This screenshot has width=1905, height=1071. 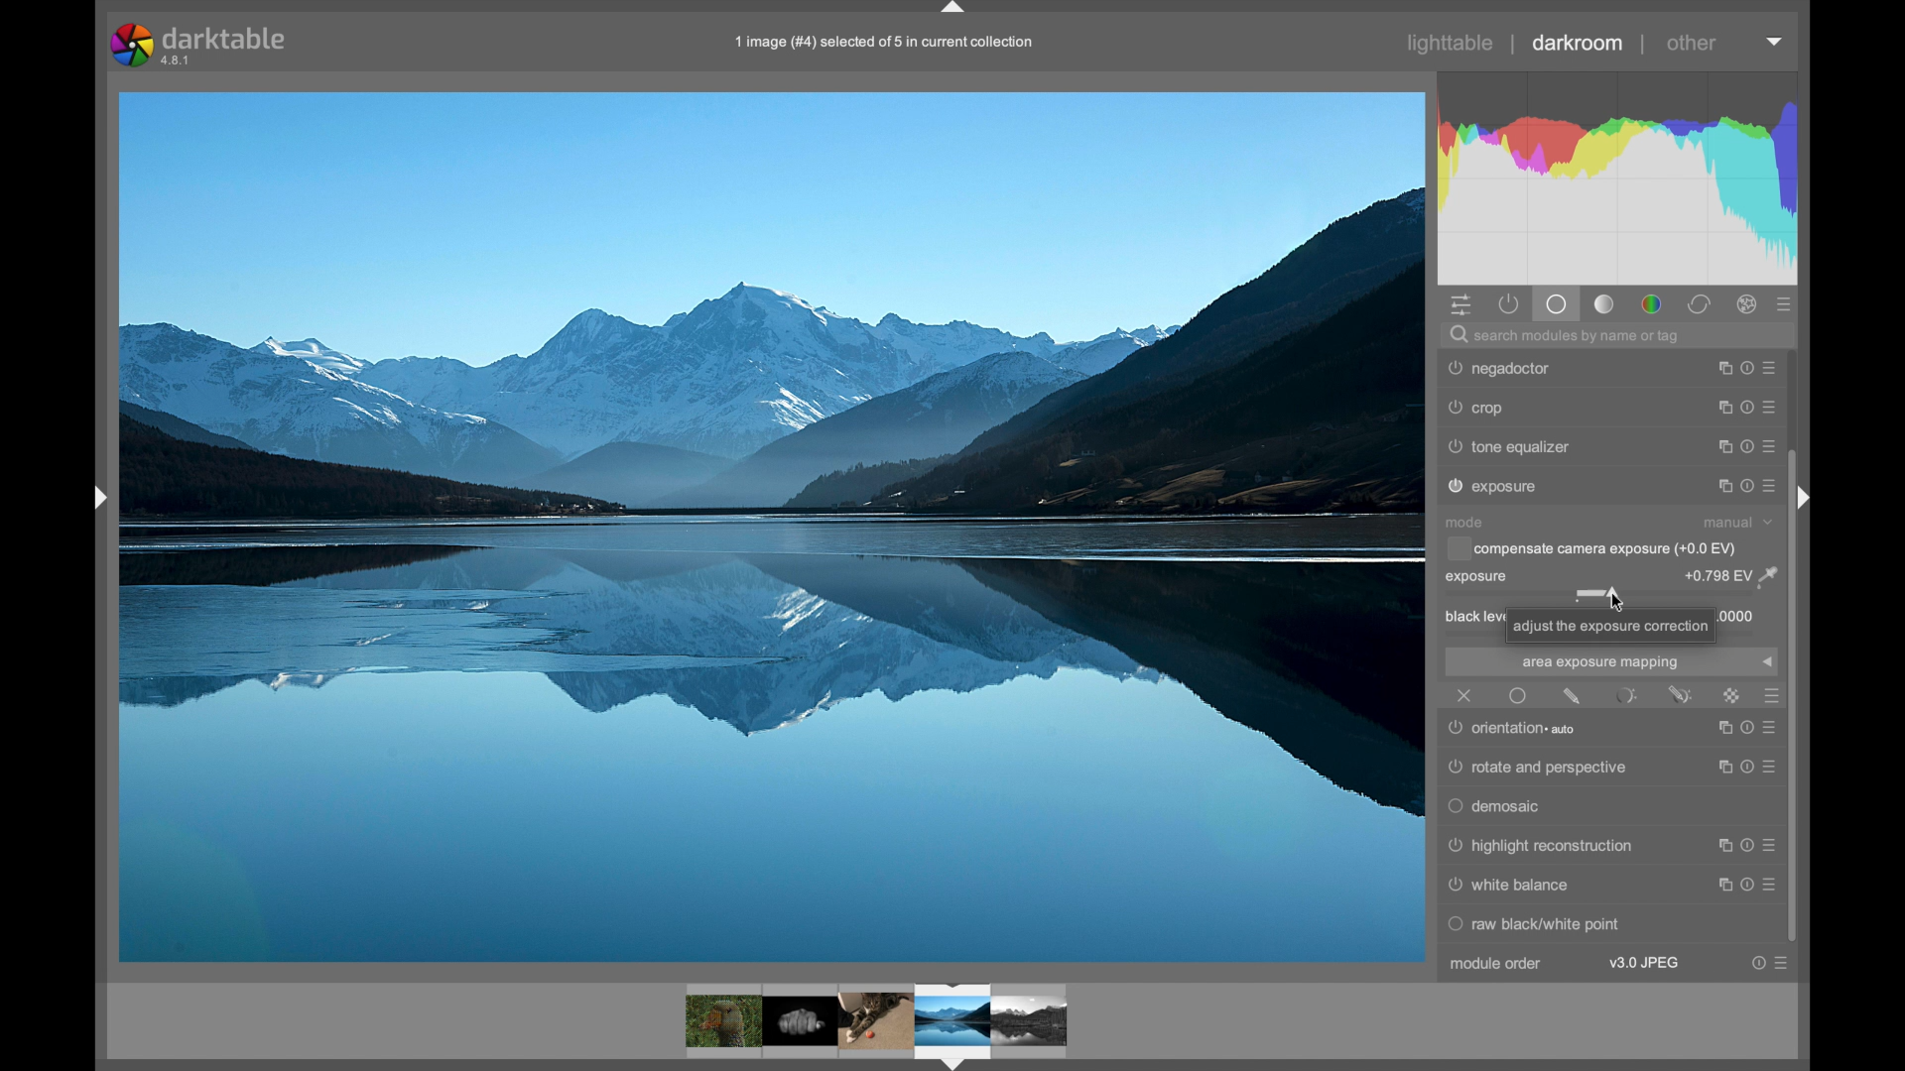 I want to click on menu, so click(x=1740, y=852).